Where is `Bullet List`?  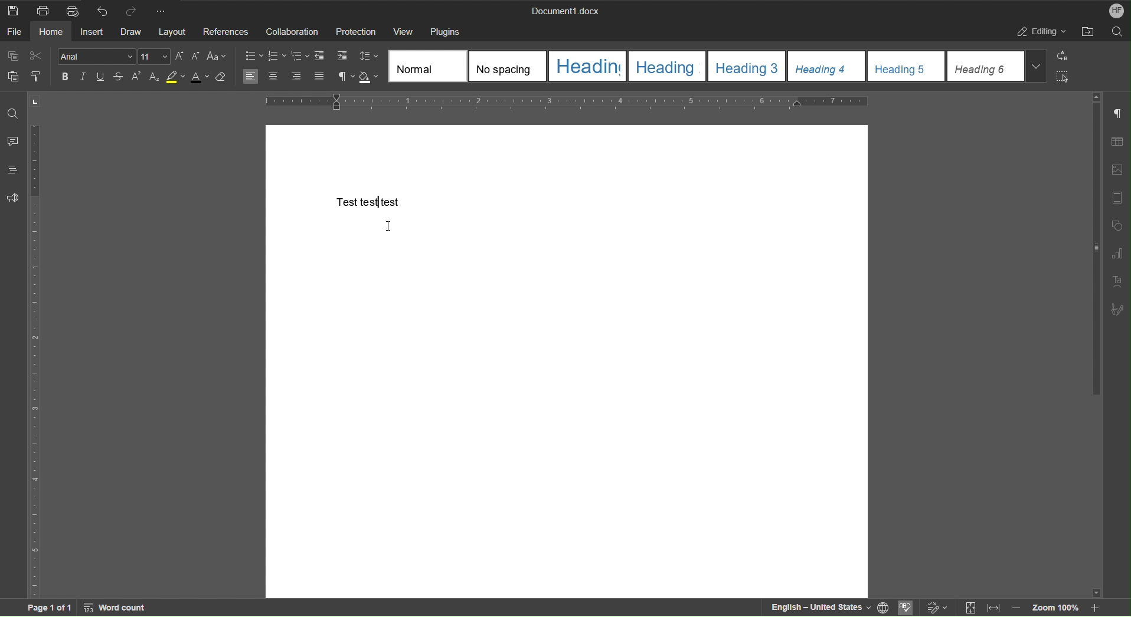
Bullet List is located at coordinates (254, 56).